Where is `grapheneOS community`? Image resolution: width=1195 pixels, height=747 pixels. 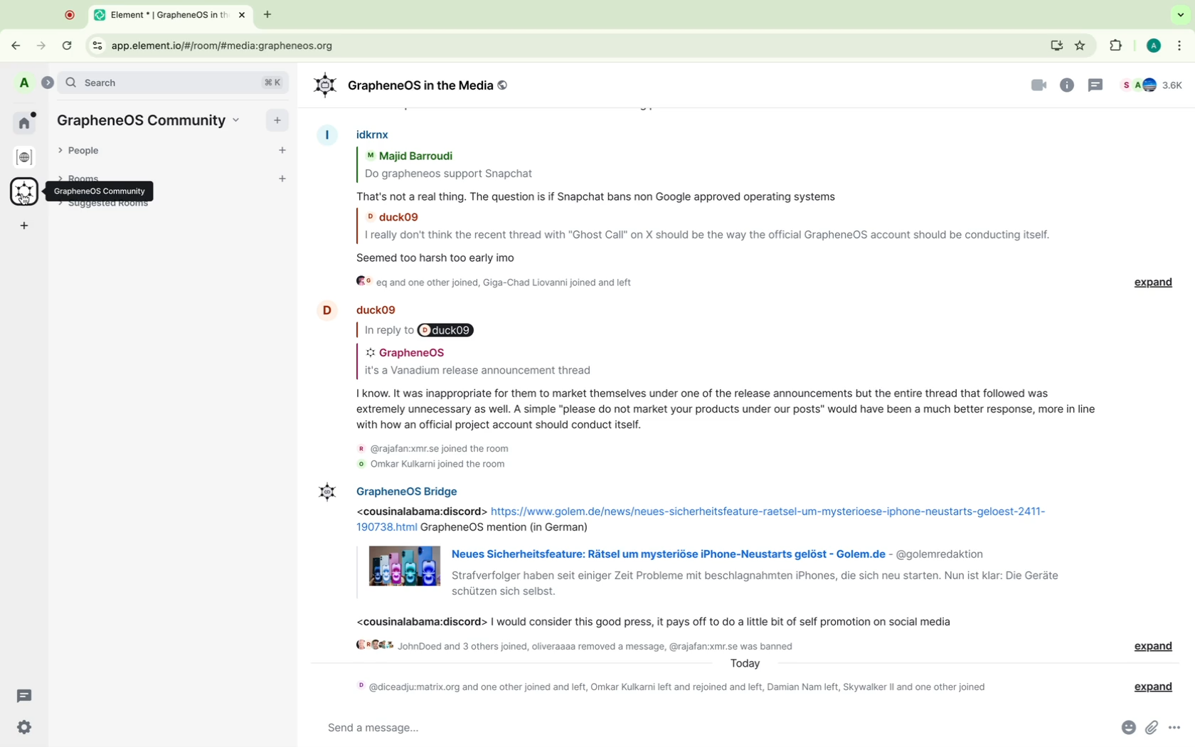
grapheneOS community is located at coordinates (99, 191).